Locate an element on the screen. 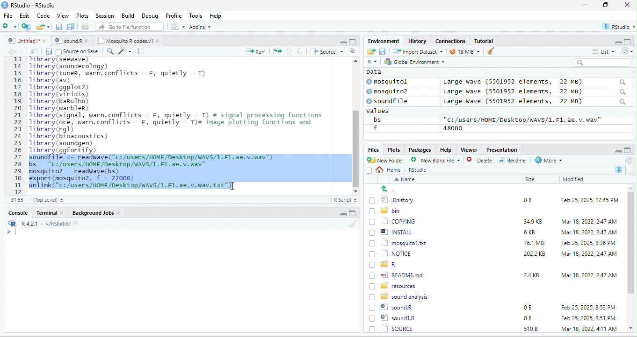 The width and height of the screenshot is (637, 337). go back is located at coordinates (391, 189).